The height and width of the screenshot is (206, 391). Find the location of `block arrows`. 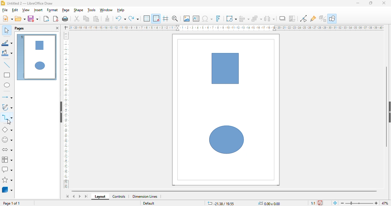

block arrows is located at coordinates (8, 150).